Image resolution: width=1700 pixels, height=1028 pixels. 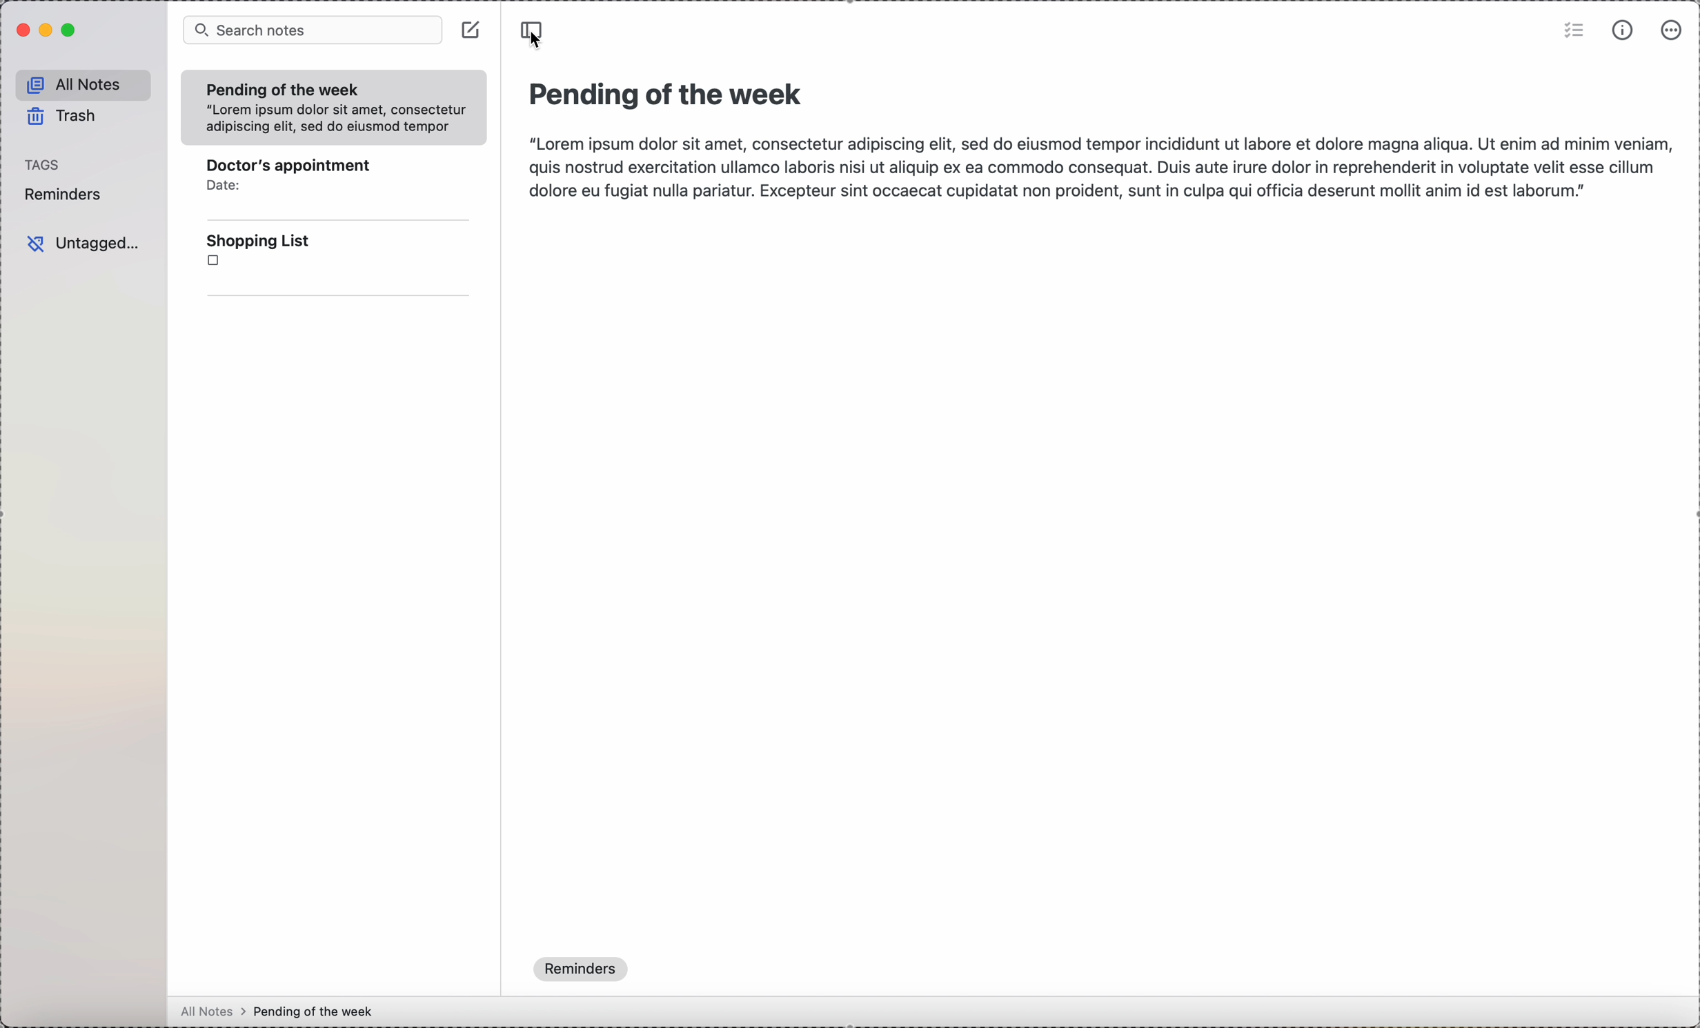 I want to click on click to toggle sidebar, so click(x=532, y=34).